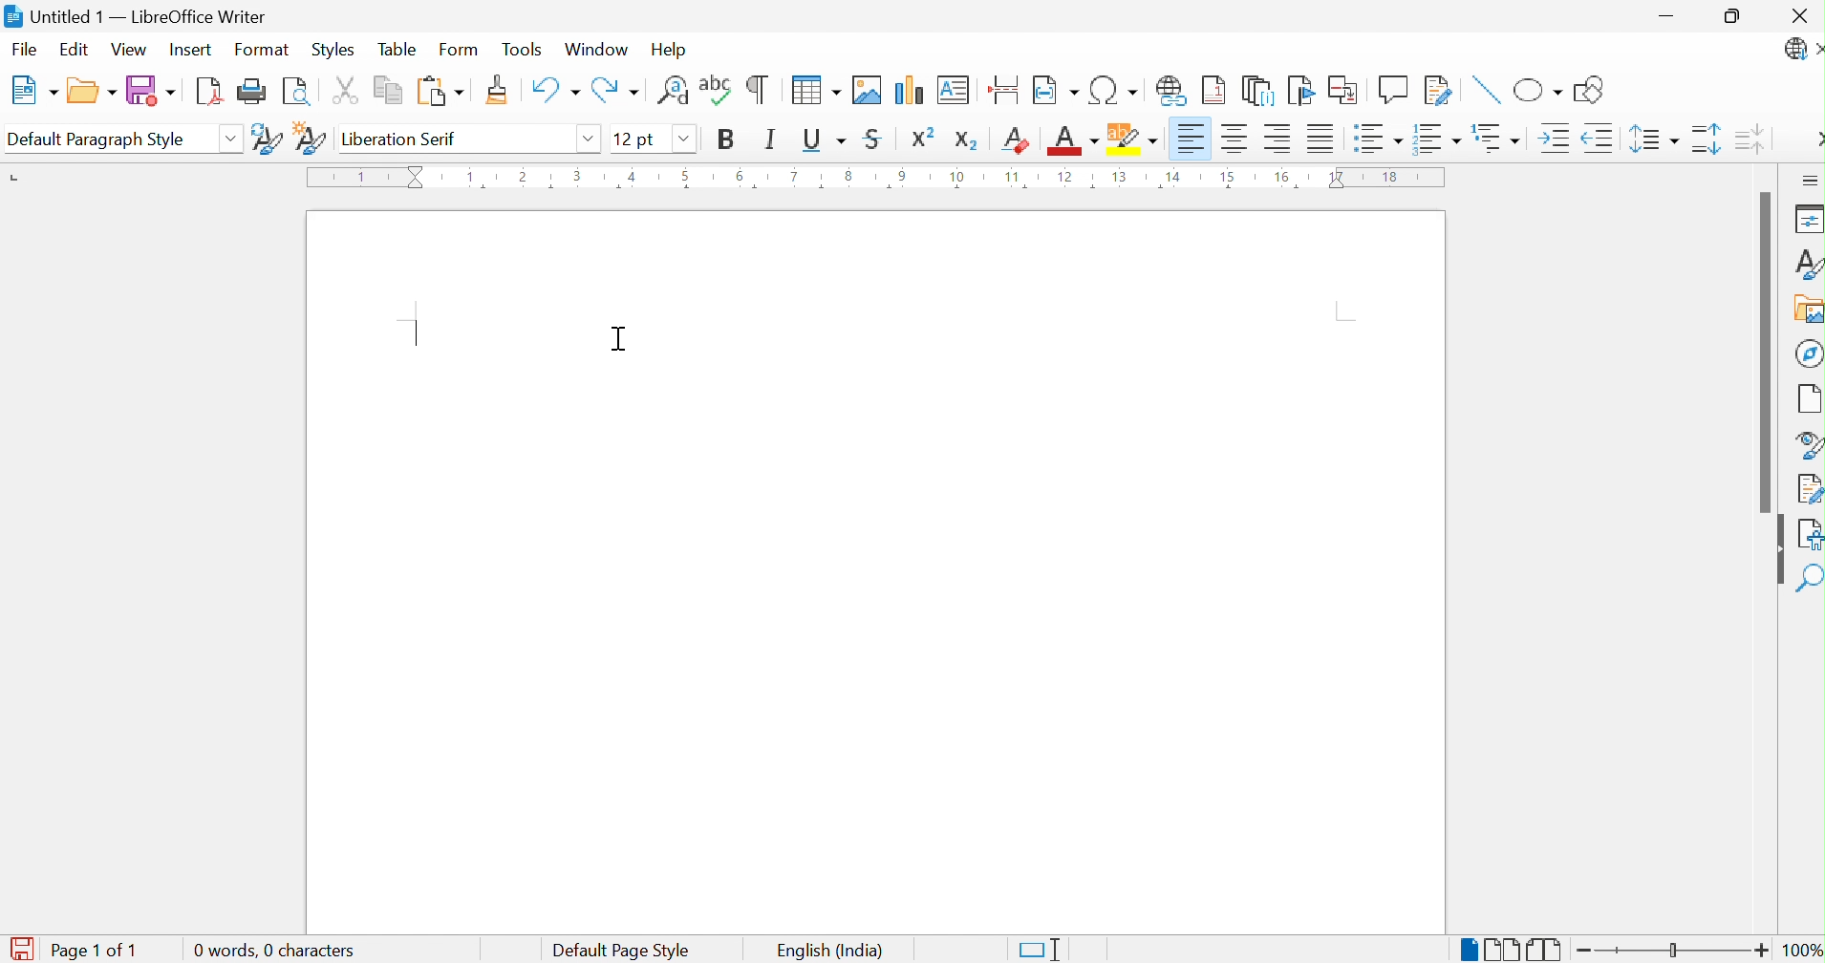 The image size is (1825, 963). I want to click on Ruler, so click(873, 180).